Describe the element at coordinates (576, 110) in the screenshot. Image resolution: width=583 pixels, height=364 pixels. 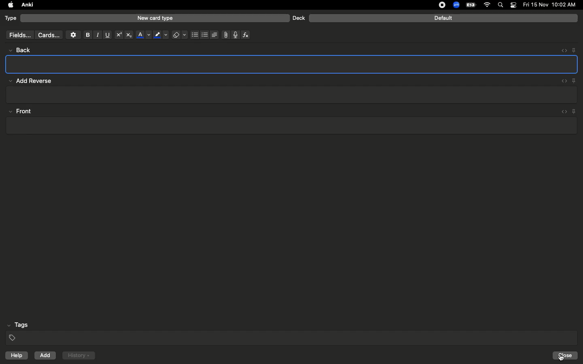
I see `pin` at that location.